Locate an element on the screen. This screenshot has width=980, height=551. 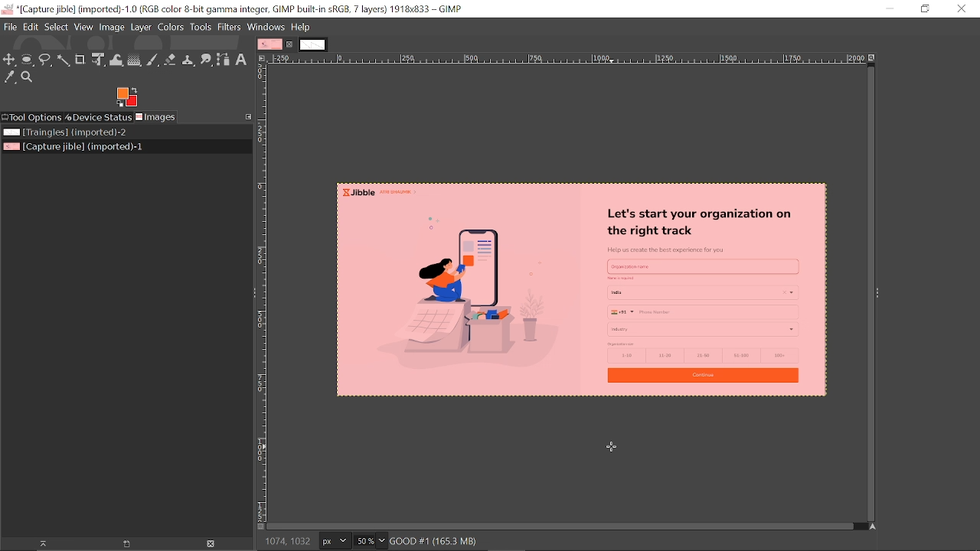
Device status is located at coordinates (97, 118).